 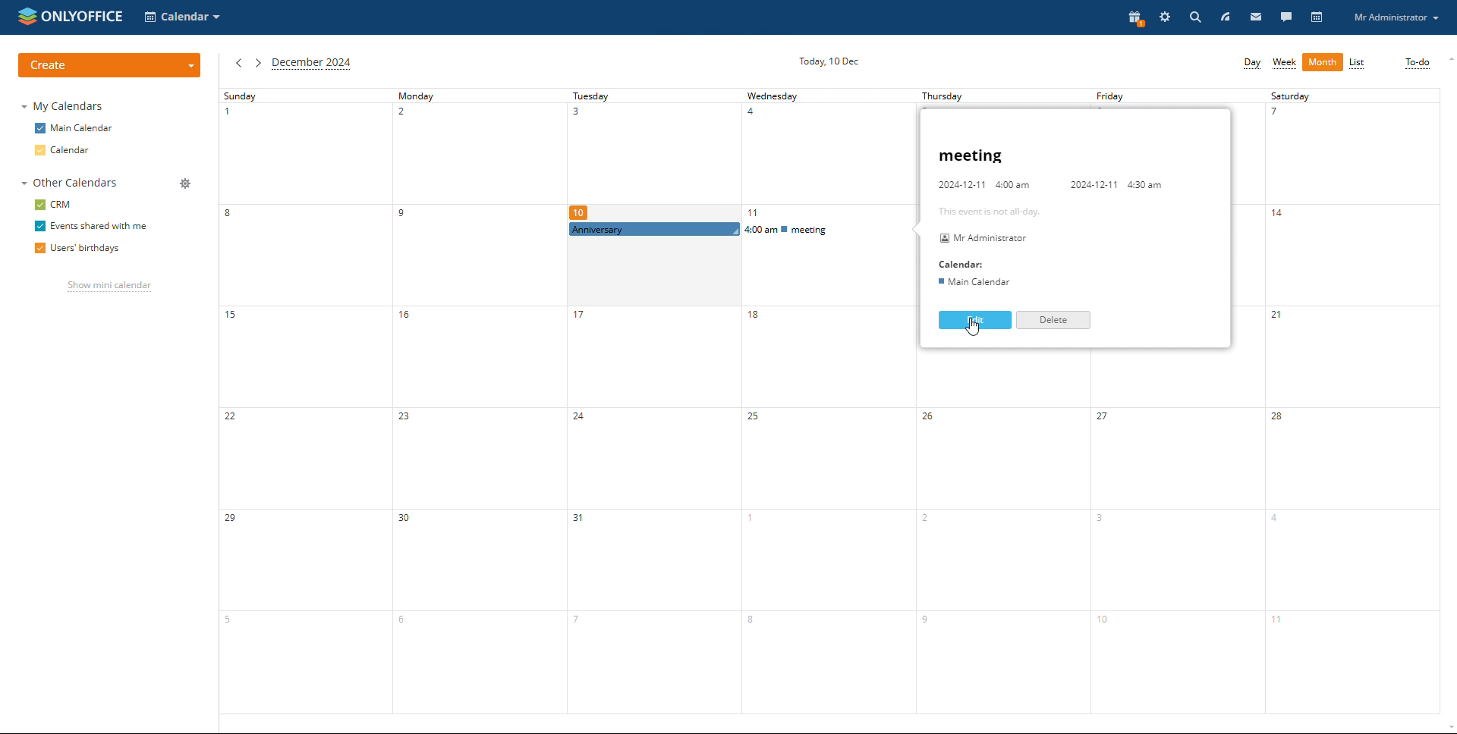 What do you see at coordinates (55, 204) in the screenshot?
I see `crm` at bounding box center [55, 204].